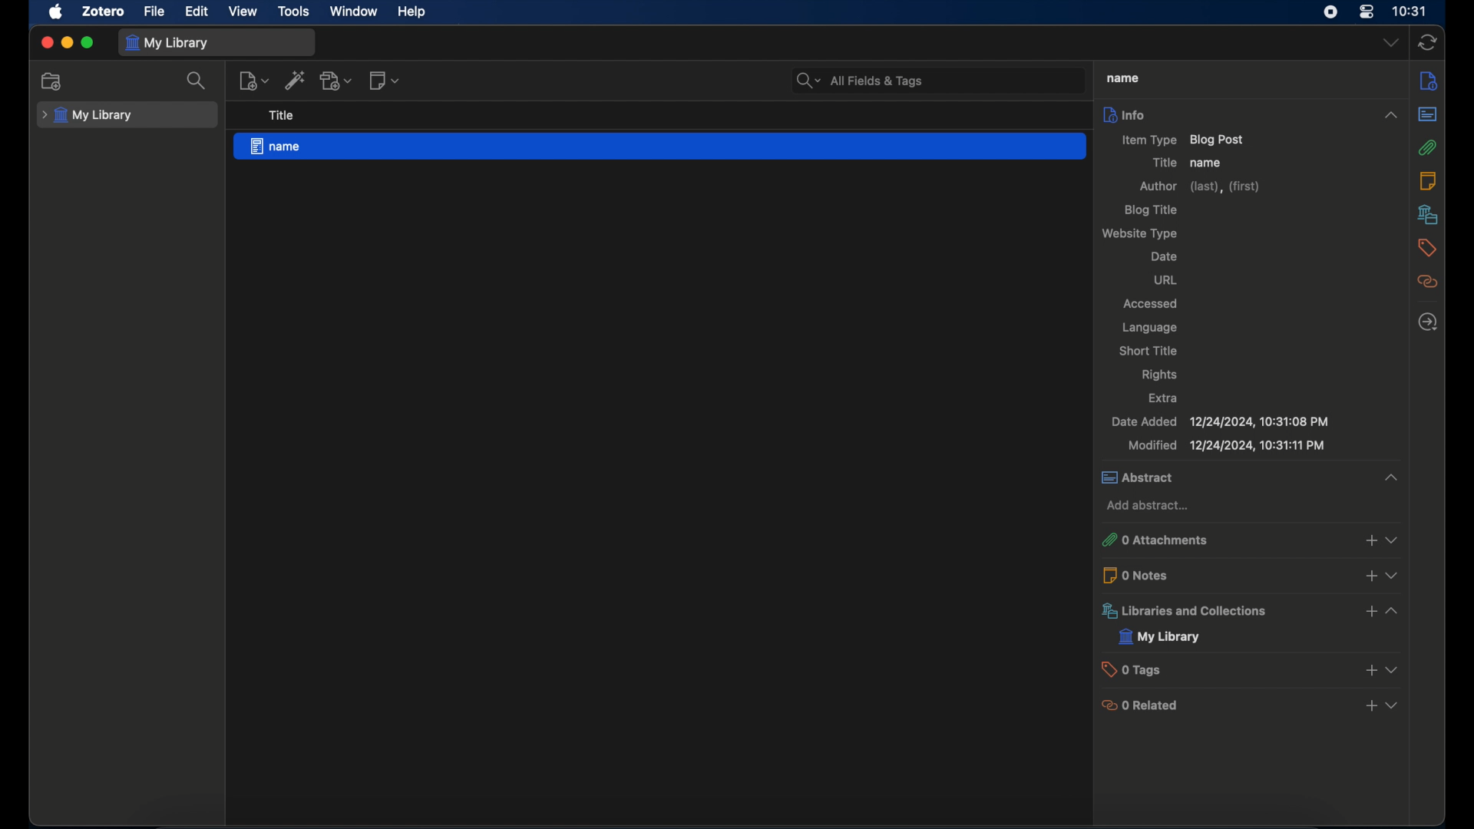 Image resolution: width=1474 pixels, height=829 pixels. I want to click on rights, so click(1159, 375).